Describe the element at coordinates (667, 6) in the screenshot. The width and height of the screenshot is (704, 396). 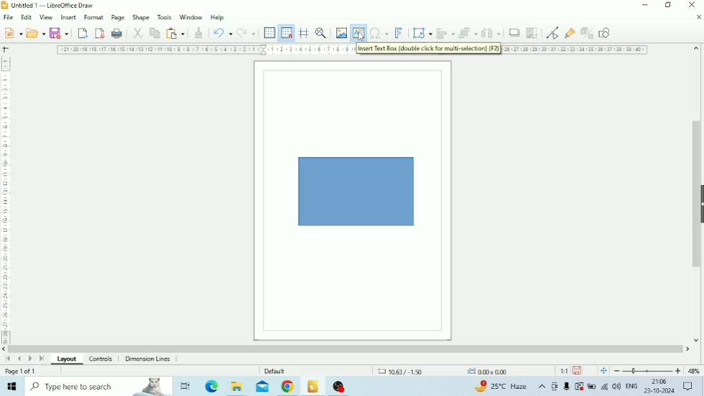
I see `Restore Down` at that location.